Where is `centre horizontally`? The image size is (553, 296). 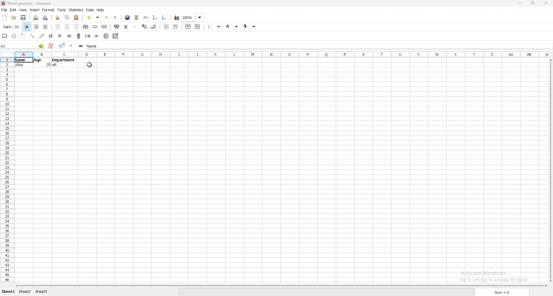 centre horizontally is located at coordinates (86, 27).